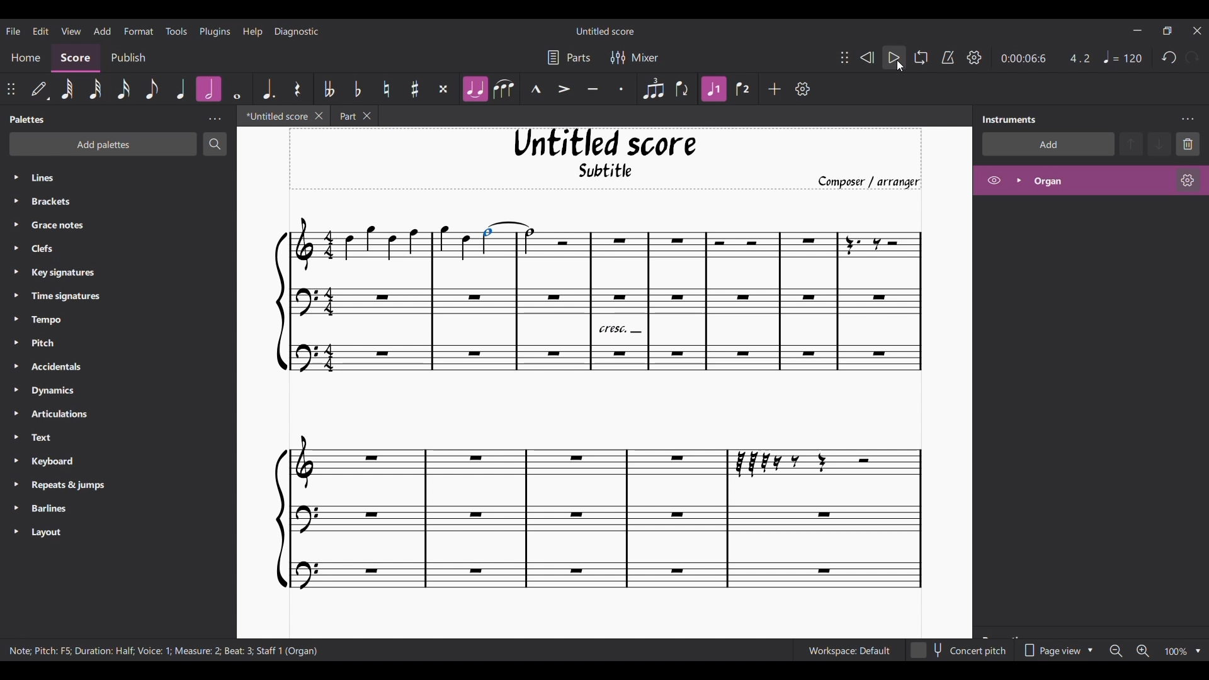  What do you see at coordinates (605, 159) in the screenshot?
I see `Title, sub-title, and composer name` at bounding box center [605, 159].